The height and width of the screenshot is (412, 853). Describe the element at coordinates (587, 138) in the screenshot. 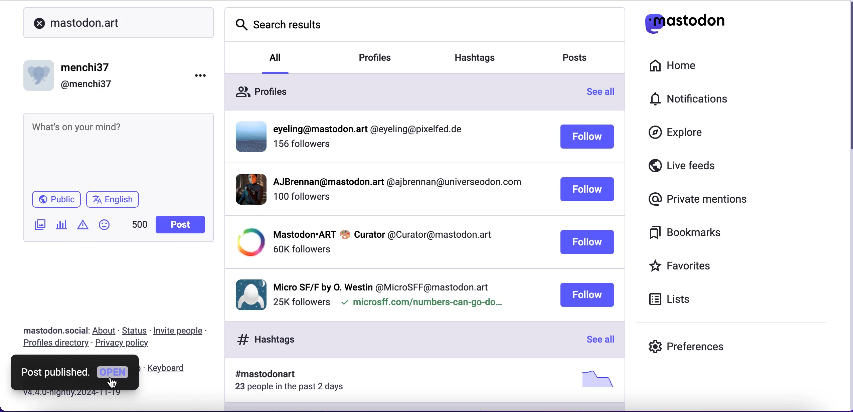

I see `follow` at that location.